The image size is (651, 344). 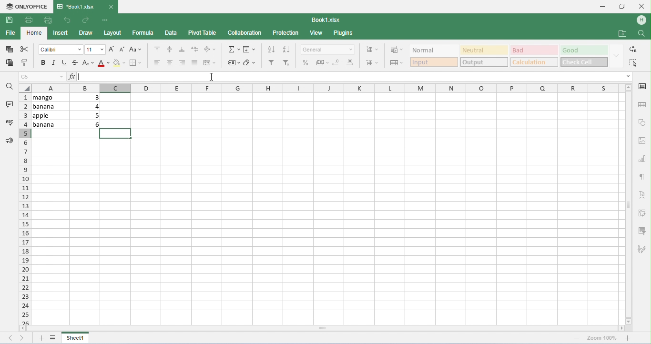 What do you see at coordinates (61, 50) in the screenshot?
I see `font style` at bounding box center [61, 50].